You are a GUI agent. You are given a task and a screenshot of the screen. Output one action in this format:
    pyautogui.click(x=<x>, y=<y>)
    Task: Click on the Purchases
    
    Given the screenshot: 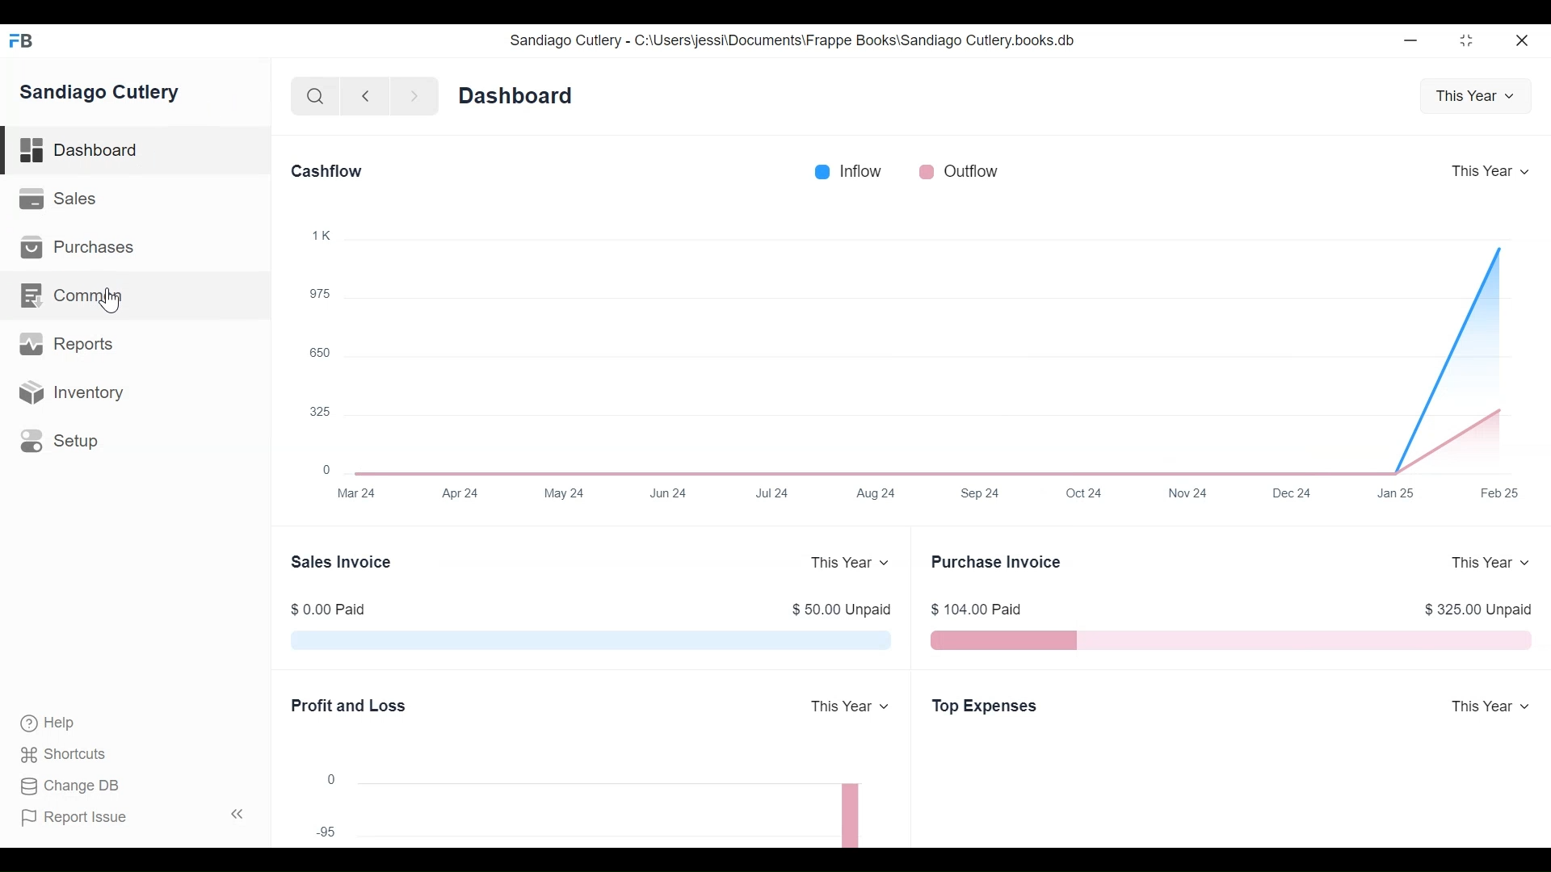 What is the action you would take?
    pyautogui.click(x=80, y=247)
    